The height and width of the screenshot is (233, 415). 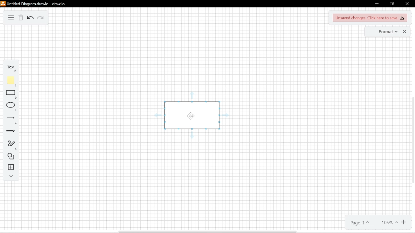 What do you see at coordinates (12, 69) in the screenshot?
I see `text` at bounding box center [12, 69].